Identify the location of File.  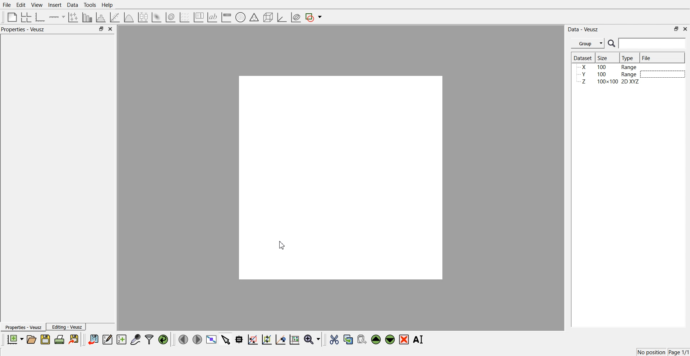
(7, 5).